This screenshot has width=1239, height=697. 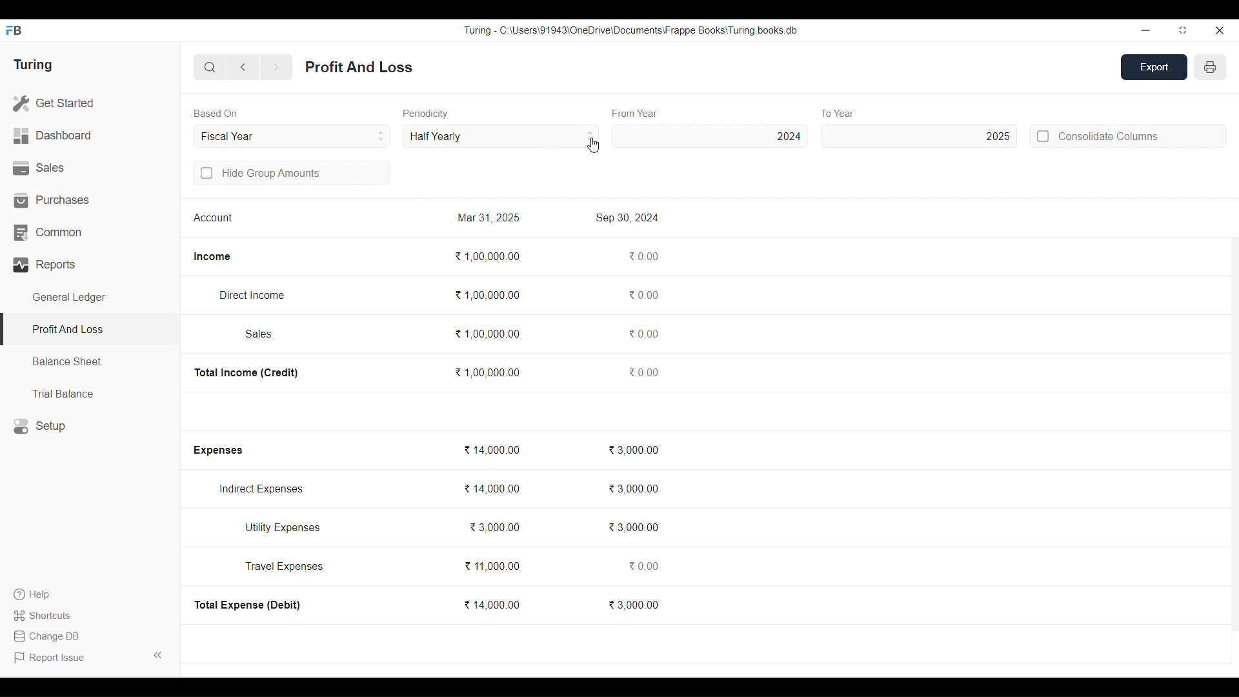 I want to click on Change DB, so click(x=46, y=636).